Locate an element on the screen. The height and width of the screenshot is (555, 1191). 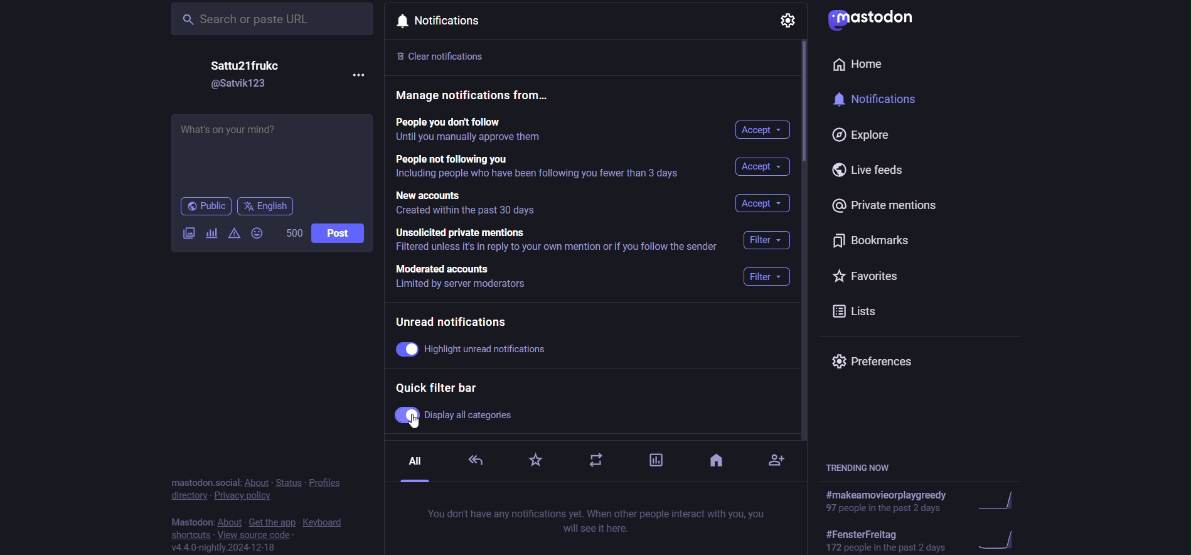
#makeamovieorplaygreedy
97 people in the past 2 days is located at coordinates (892, 500).